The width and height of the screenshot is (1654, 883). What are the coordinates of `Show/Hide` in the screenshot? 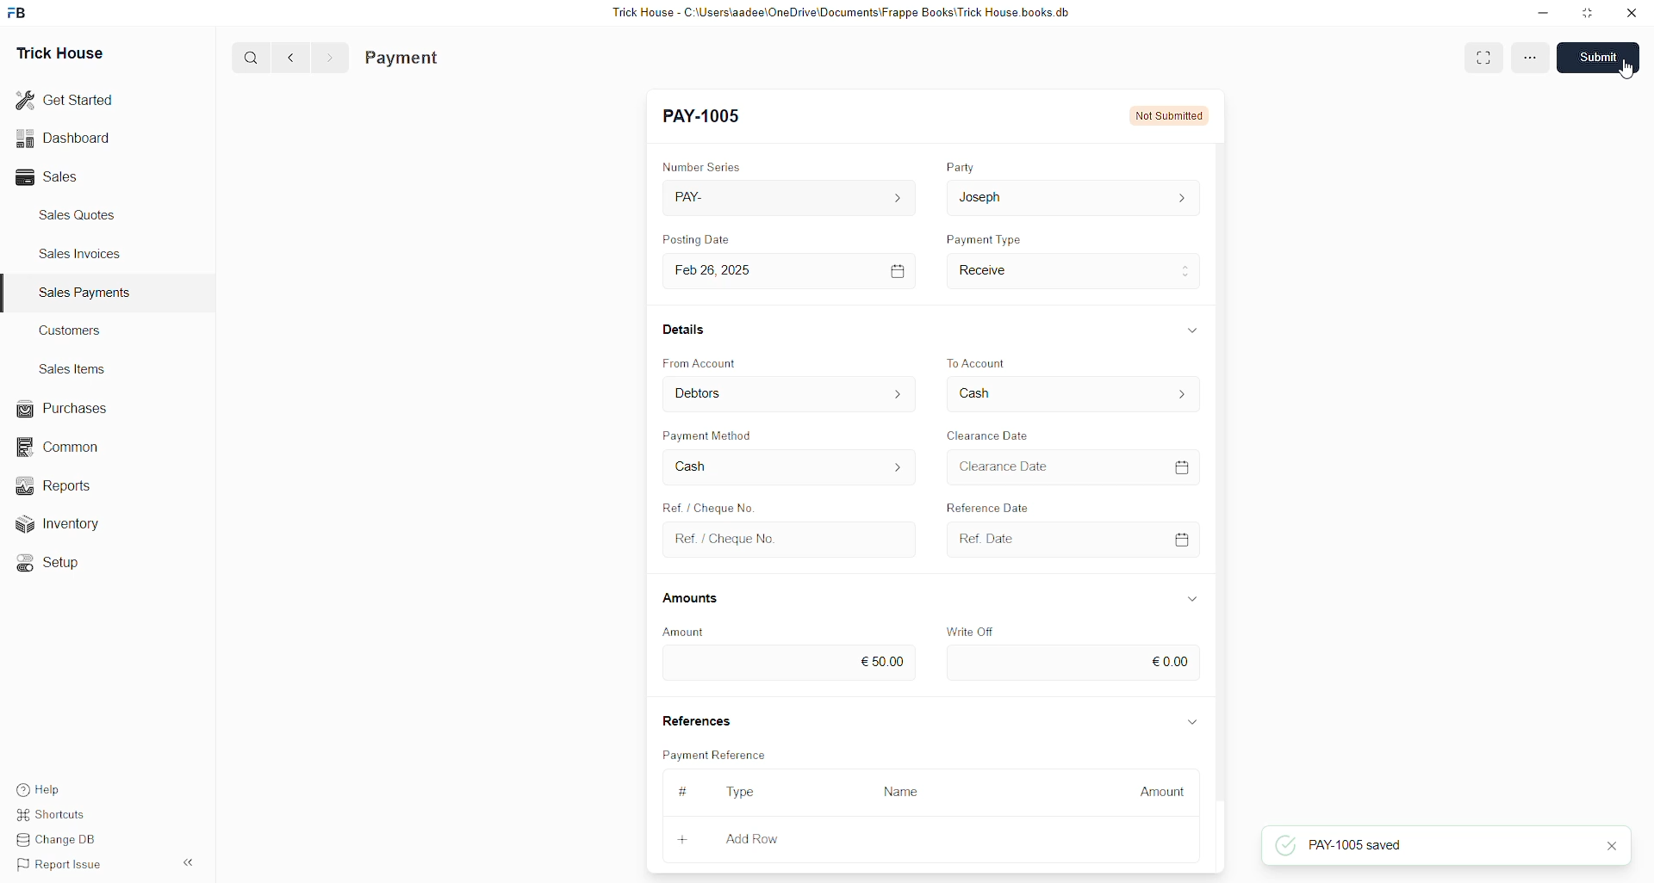 It's located at (1193, 330).